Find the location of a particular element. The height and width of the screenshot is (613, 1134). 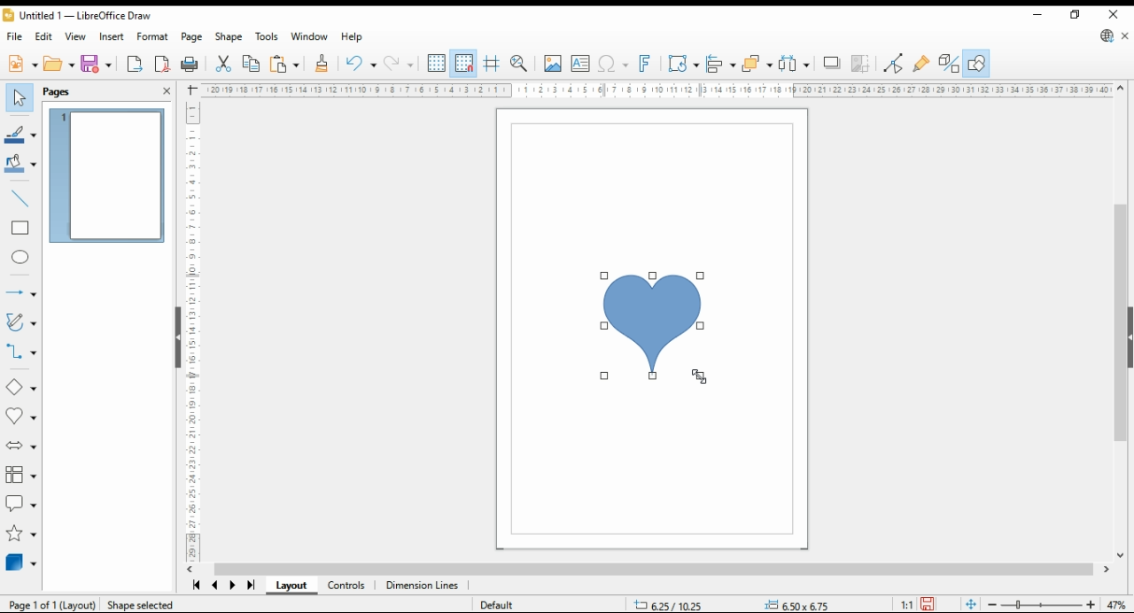

controls is located at coordinates (347, 587).